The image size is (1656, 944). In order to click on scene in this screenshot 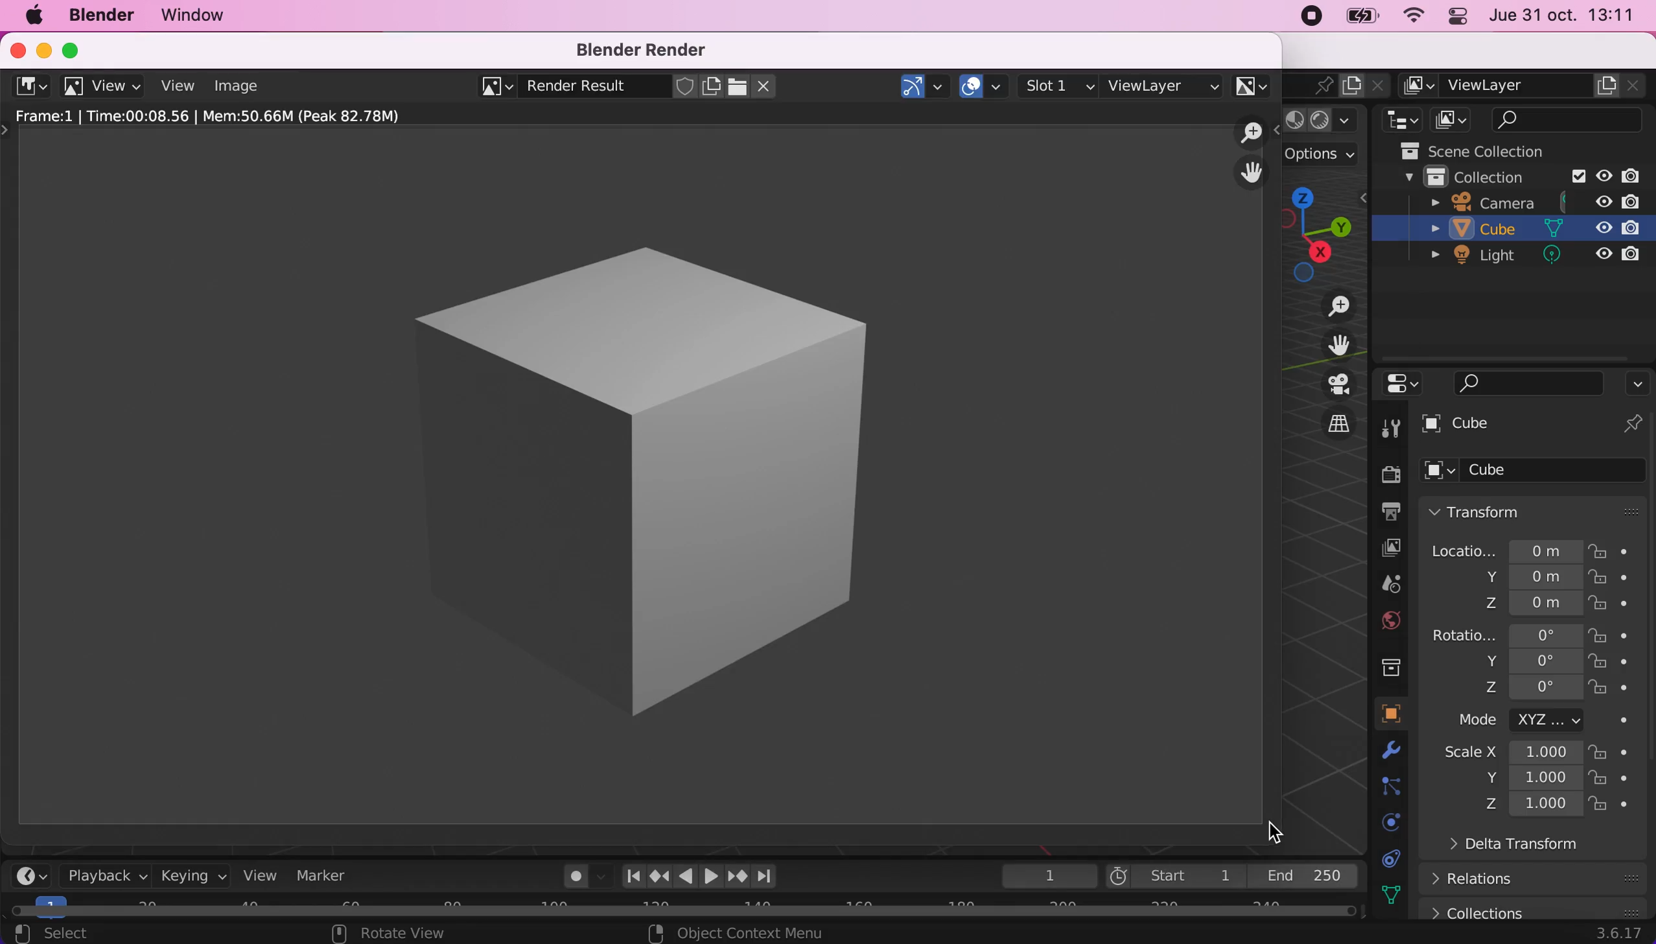, I will do `click(1390, 585)`.